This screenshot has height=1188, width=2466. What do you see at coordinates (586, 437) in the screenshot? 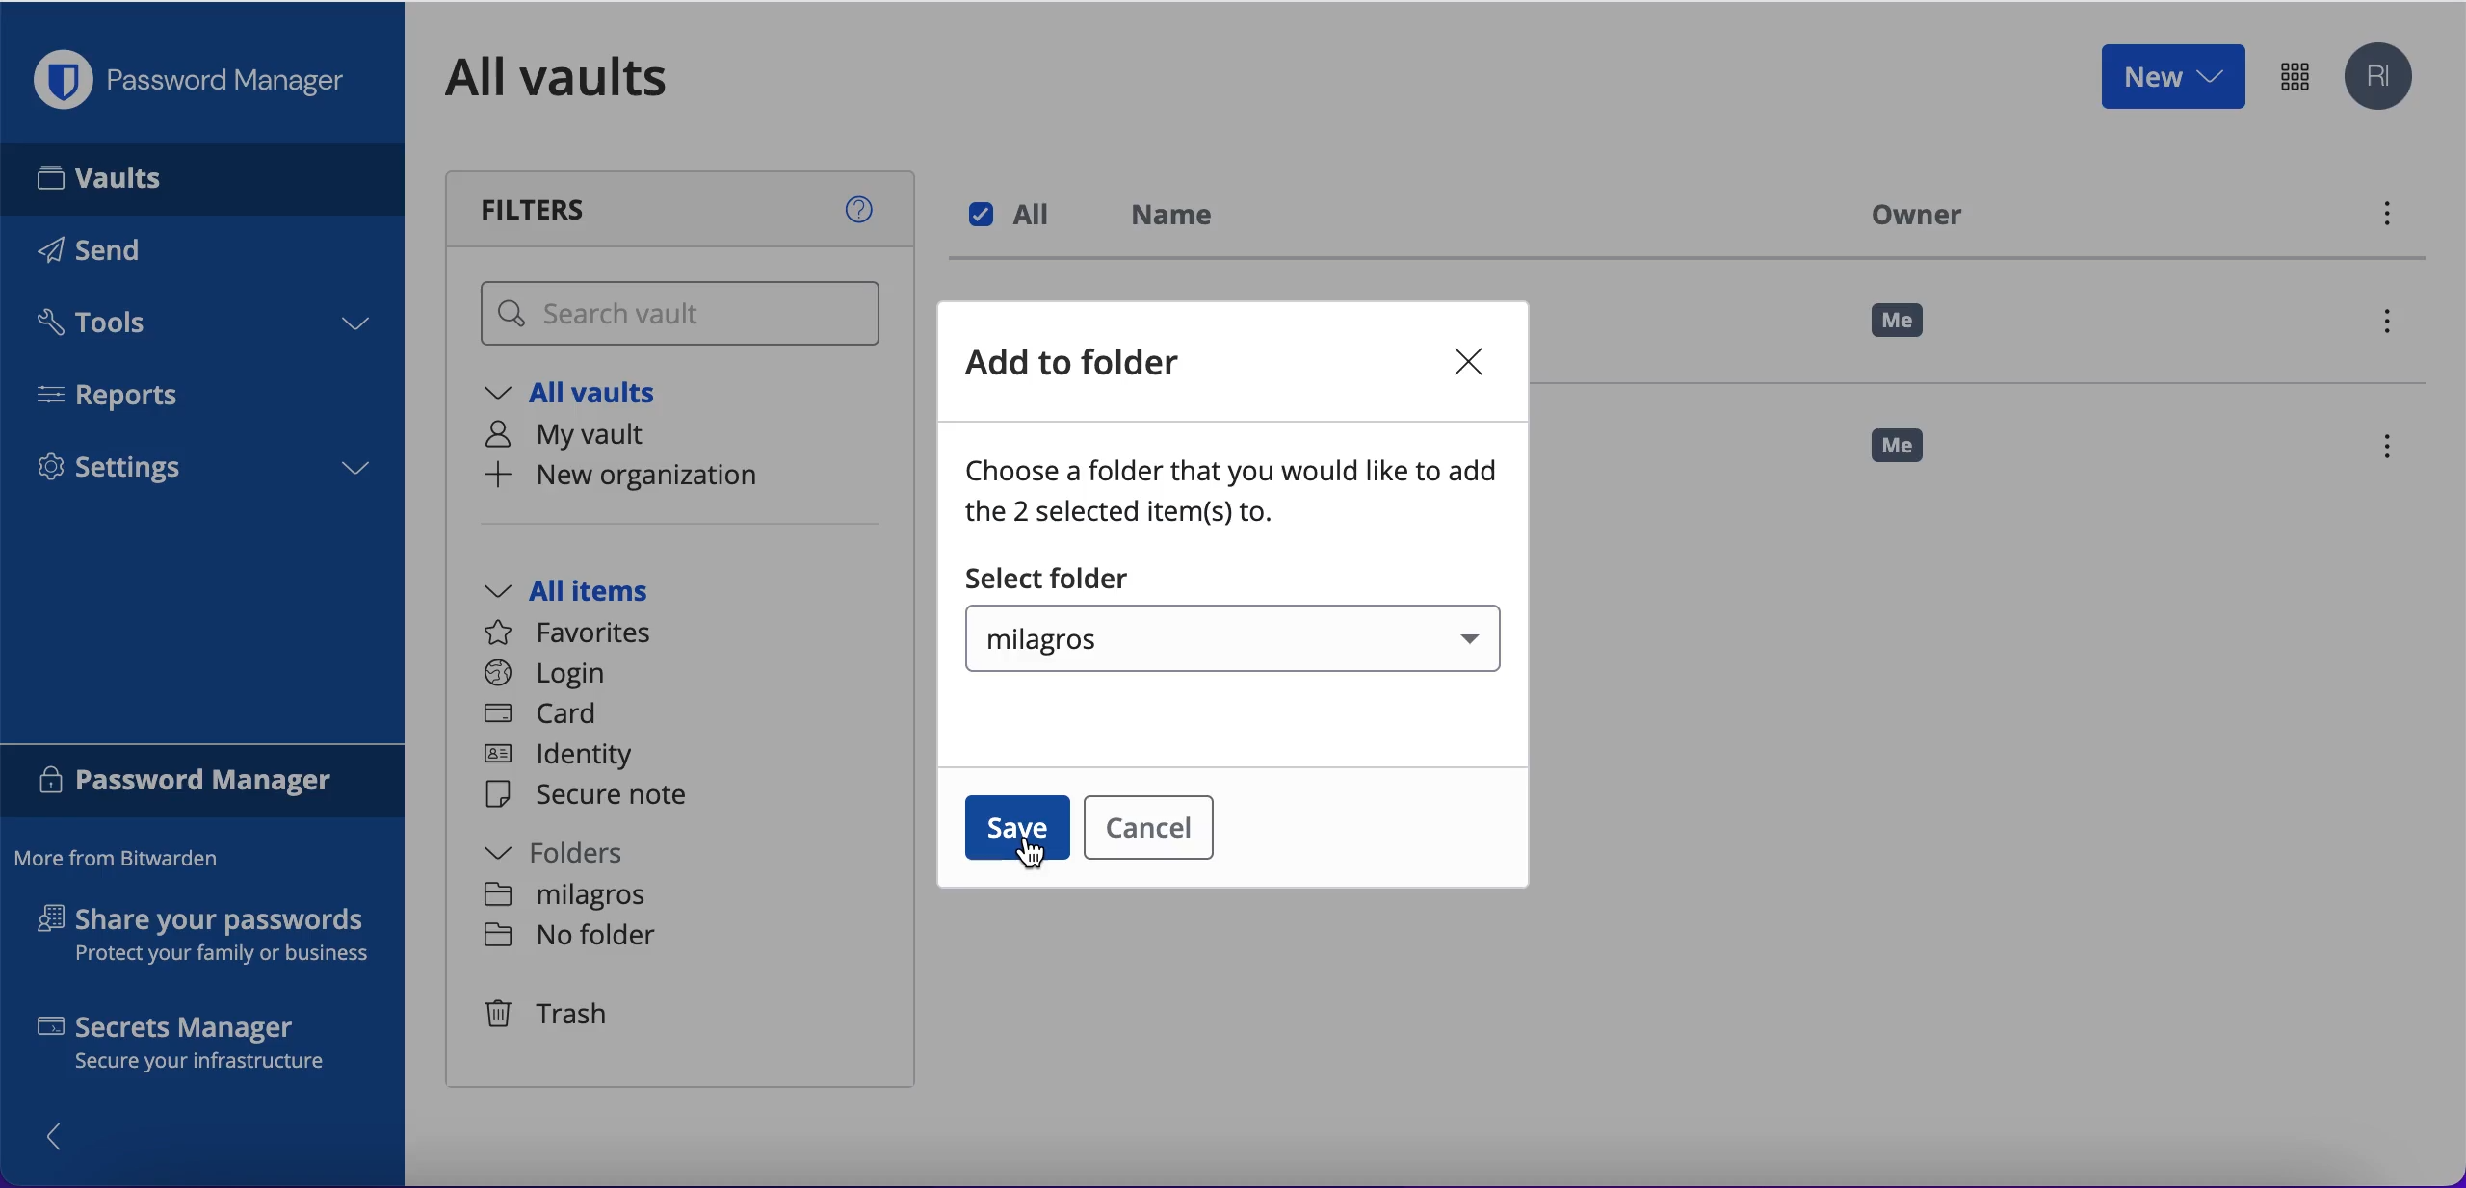
I see `my vault` at bounding box center [586, 437].